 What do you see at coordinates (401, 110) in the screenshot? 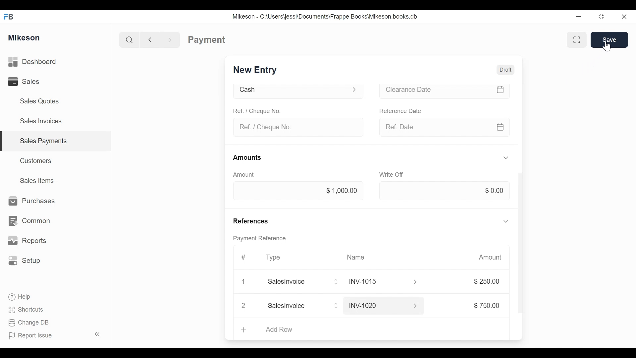
I see `Reference date` at bounding box center [401, 110].